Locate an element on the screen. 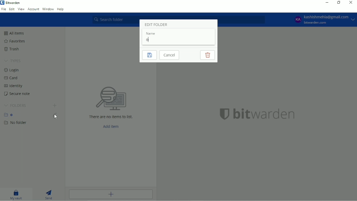 The image size is (357, 201). Add item is located at coordinates (110, 194).